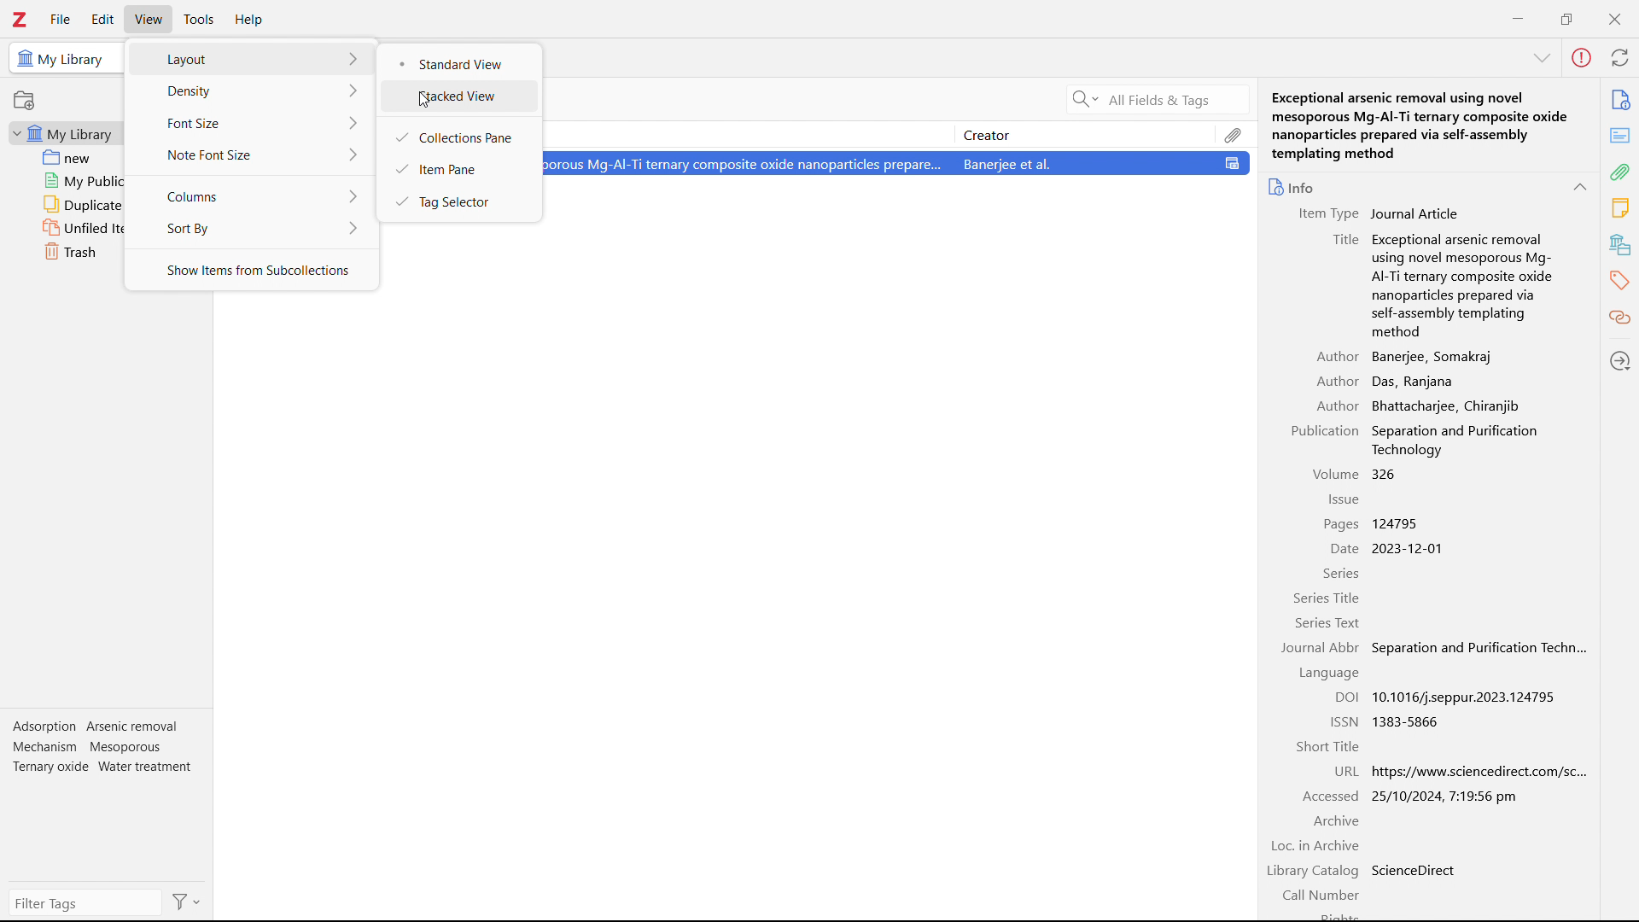  What do you see at coordinates (1479, 771) in the screenshot?
I see `https://www.sciencedirect.com/sc...` at bounding box center [1479, 771].